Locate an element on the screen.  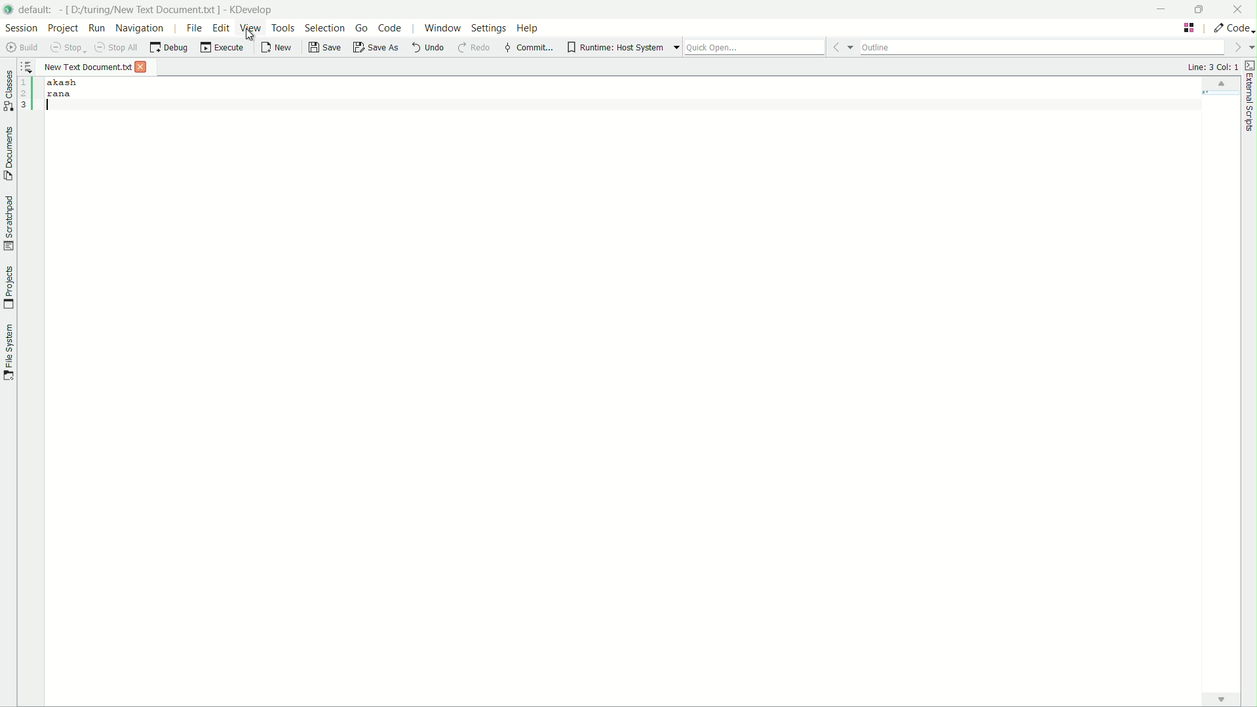
close is located at coordinates (1241, 9).